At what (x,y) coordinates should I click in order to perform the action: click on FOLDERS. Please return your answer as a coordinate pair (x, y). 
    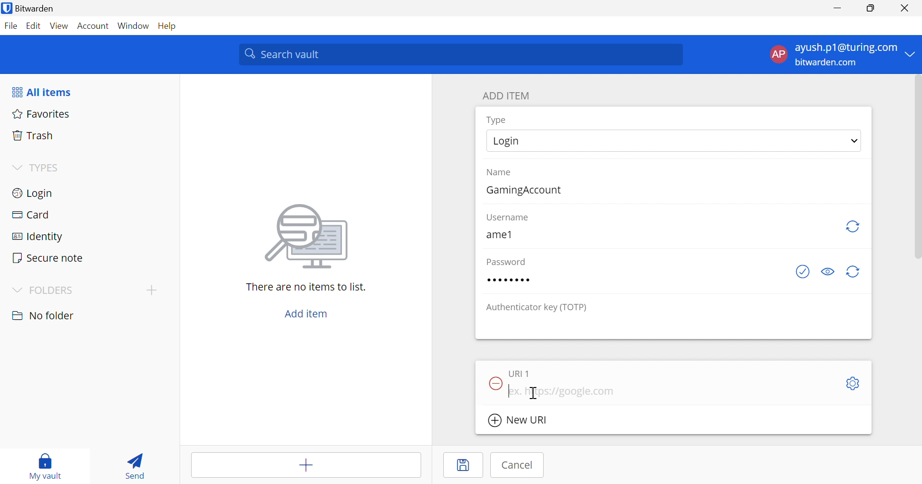
    Looking at the image, I should click on (53, 290).